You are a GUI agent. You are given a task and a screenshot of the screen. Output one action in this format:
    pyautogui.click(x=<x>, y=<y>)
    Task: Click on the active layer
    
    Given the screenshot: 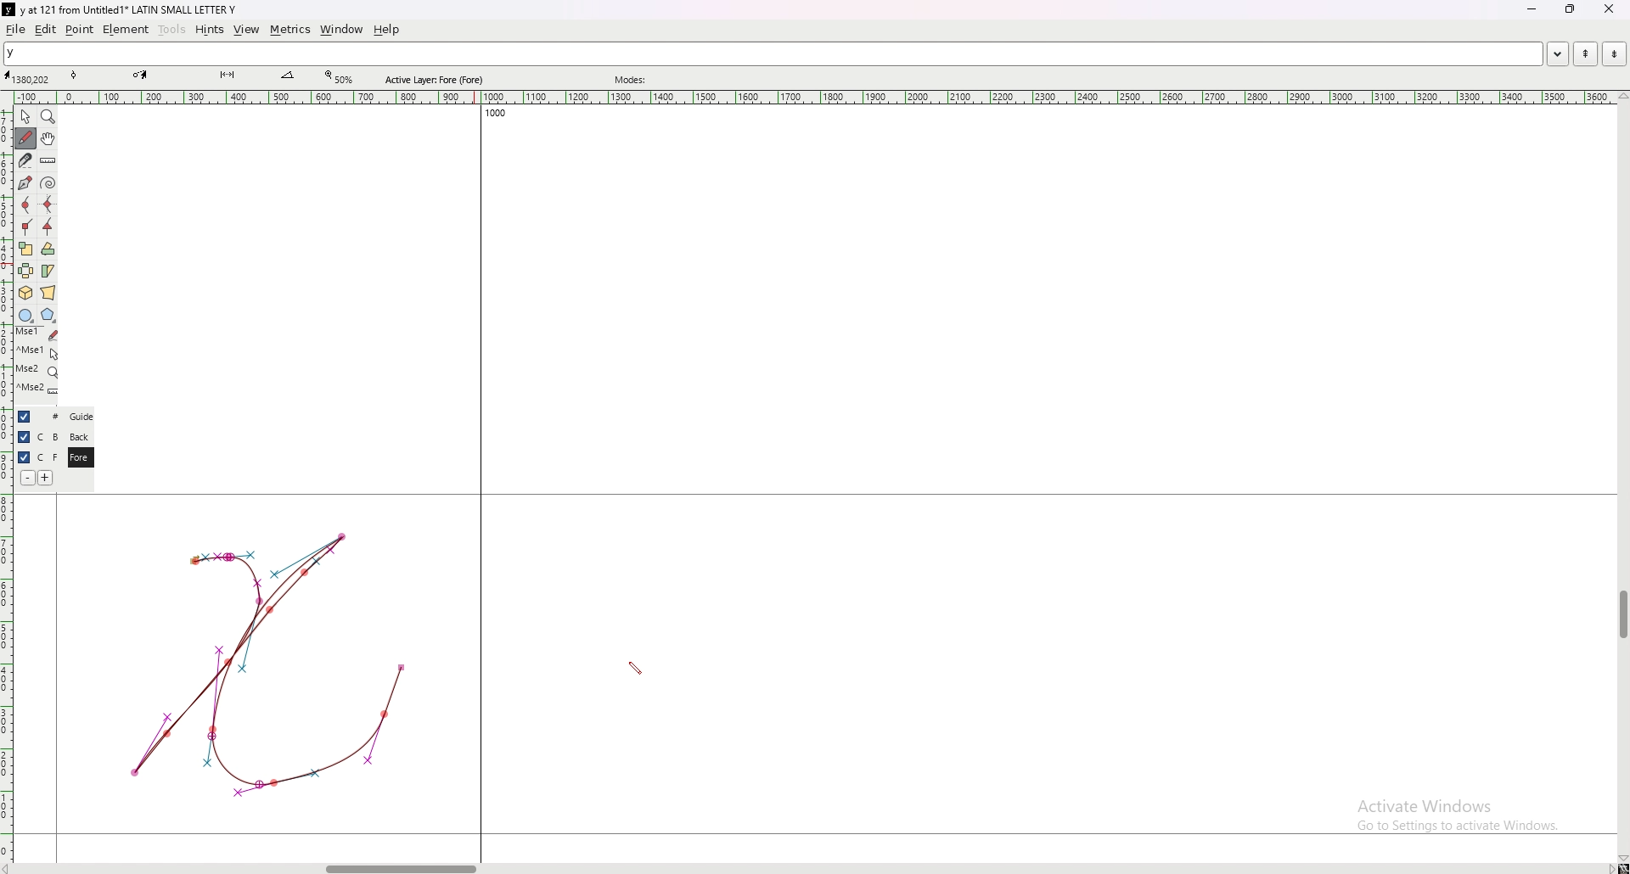 What is the action you would take?
    pyautogui.click(x=438, y=80)
    